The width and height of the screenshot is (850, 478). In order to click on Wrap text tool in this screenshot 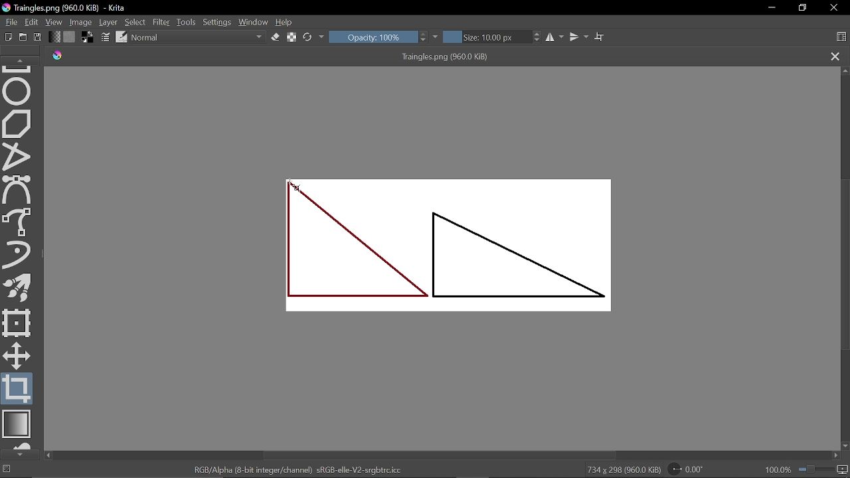, I will do `click(600, 37)`.